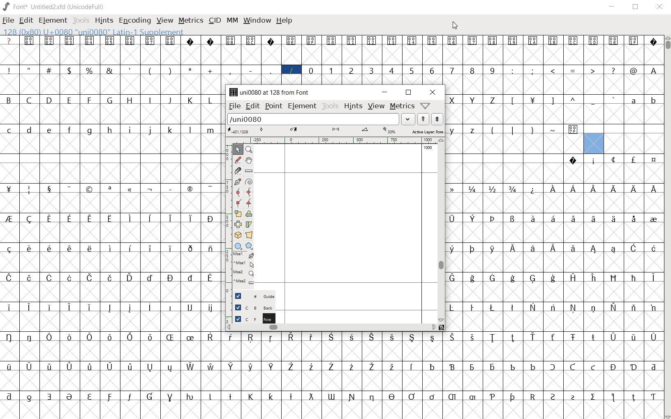 The height and width of the screenshot is (419, 671). I want to click on glyph, so click(271, 42).